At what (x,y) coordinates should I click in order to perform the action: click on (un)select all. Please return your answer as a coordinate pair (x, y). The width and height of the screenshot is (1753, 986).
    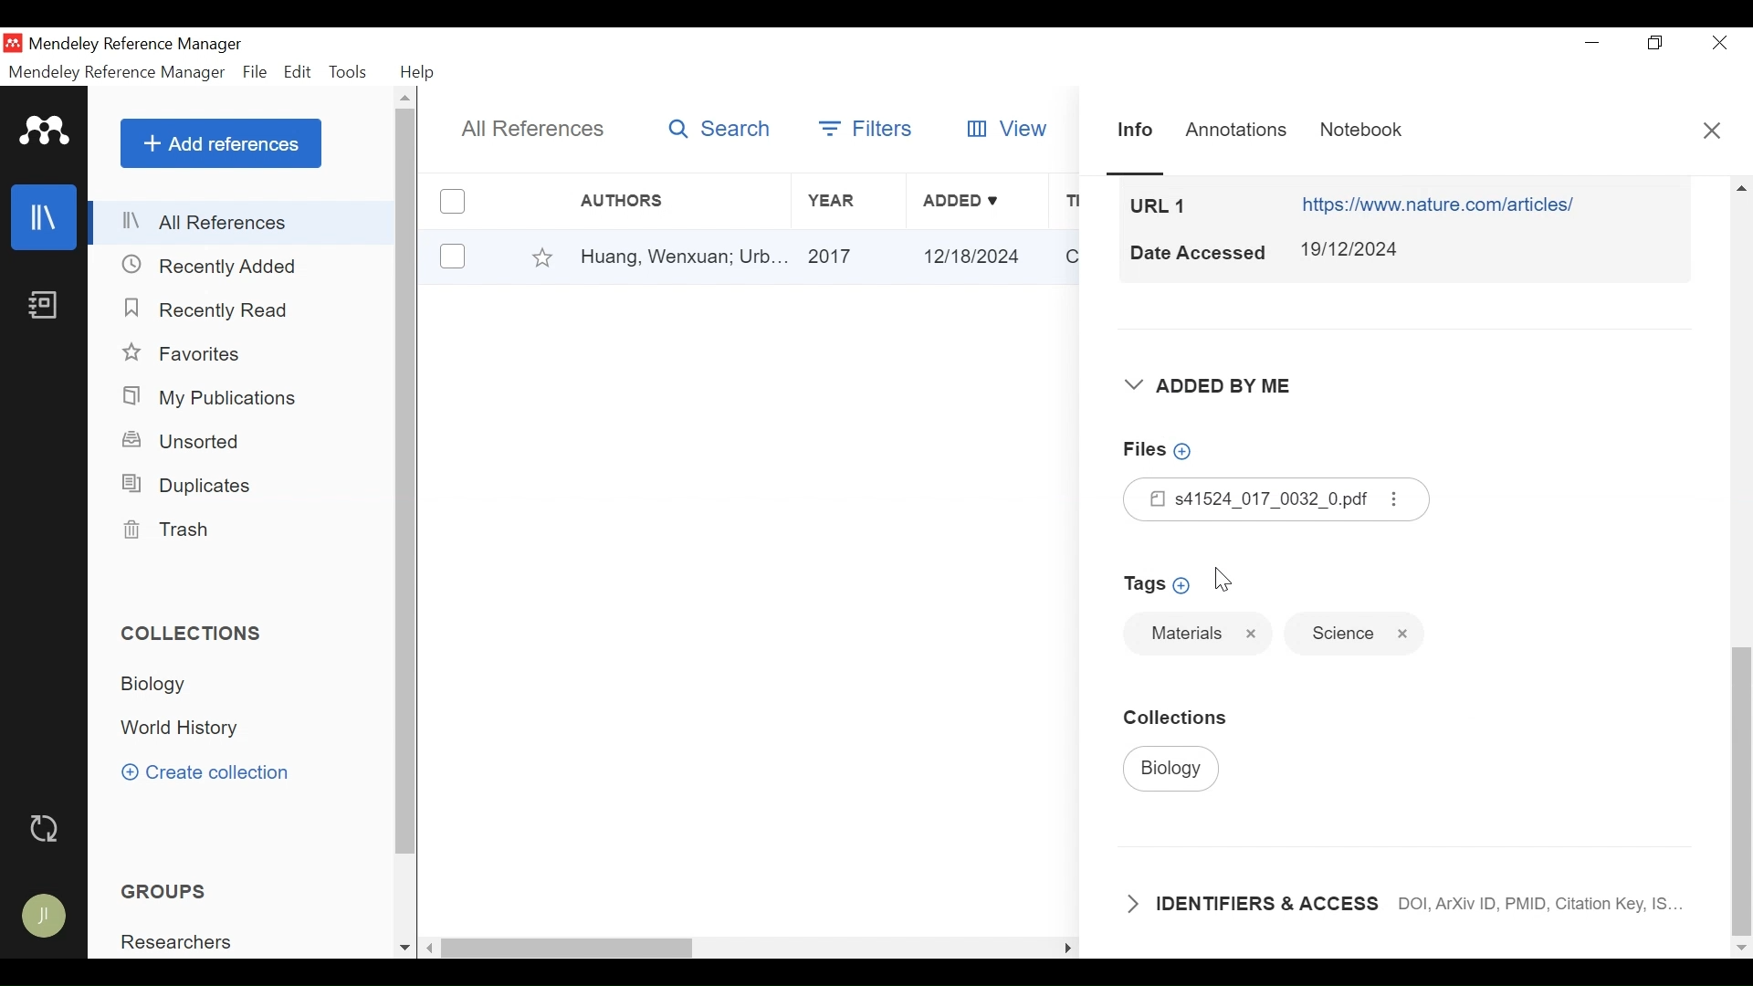
    Looking at the image, I should click on (451, 201).